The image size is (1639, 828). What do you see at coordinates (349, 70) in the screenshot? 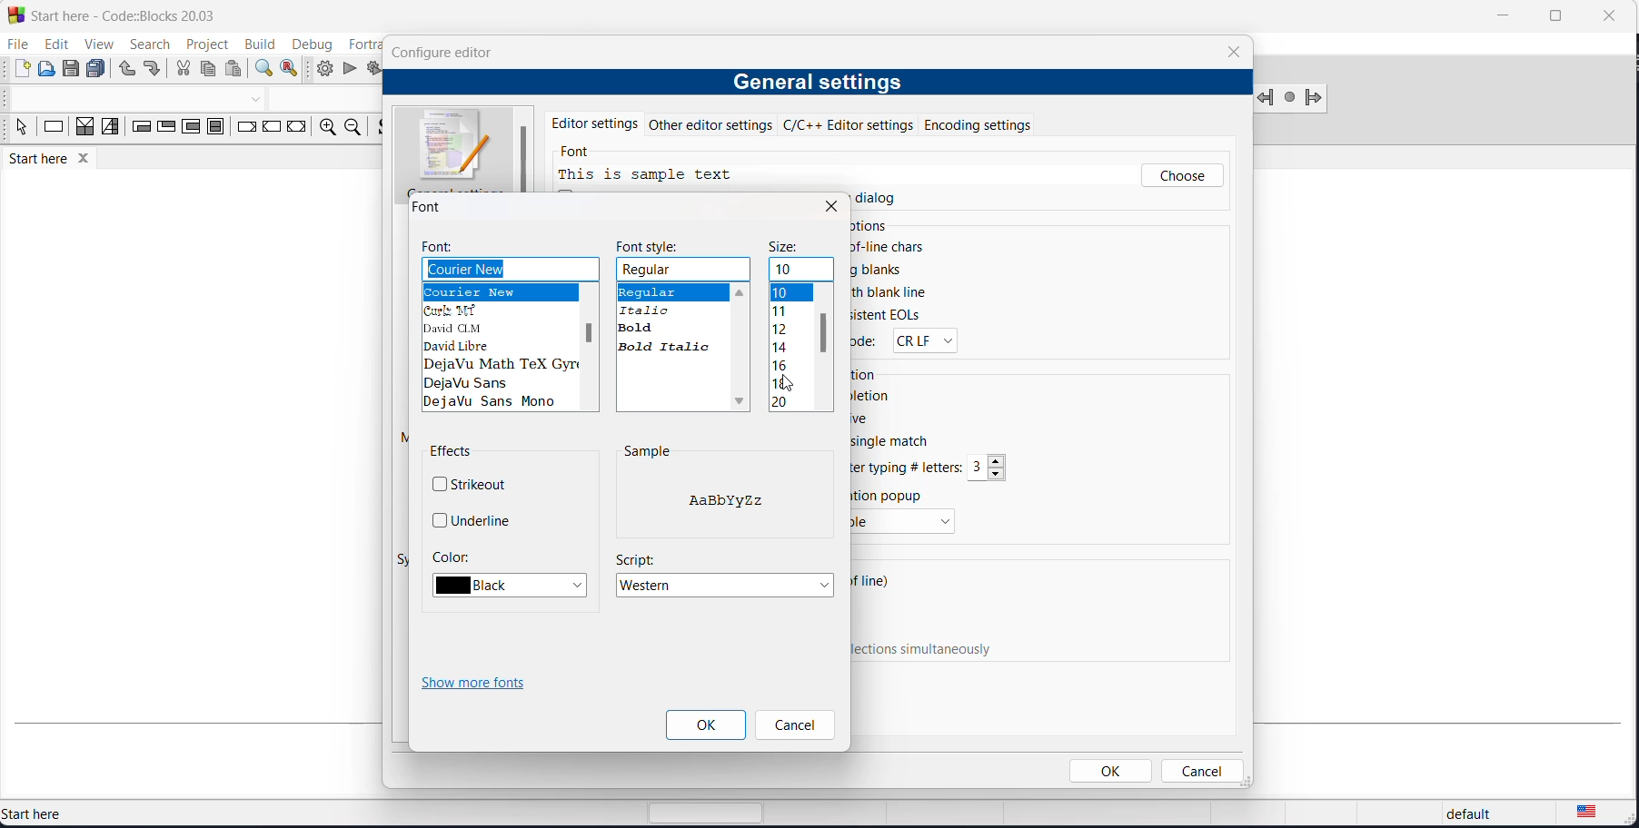
I see `run` at bounding box center [349, 70].